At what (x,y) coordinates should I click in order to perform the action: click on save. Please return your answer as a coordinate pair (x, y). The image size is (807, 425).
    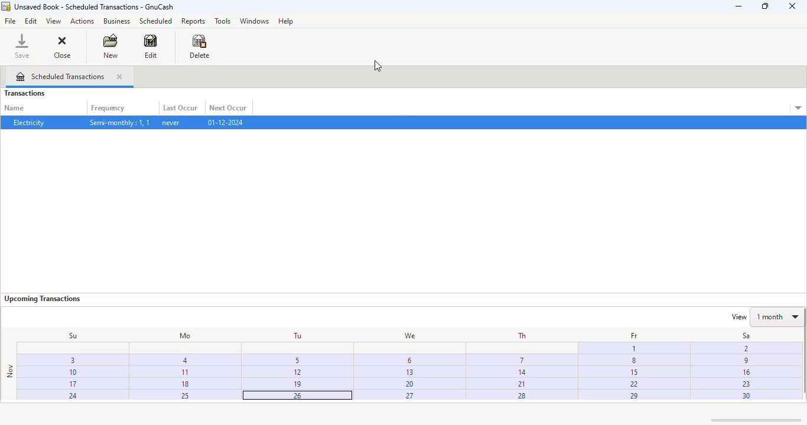
    Looking at the image, I should click on (22, 45).